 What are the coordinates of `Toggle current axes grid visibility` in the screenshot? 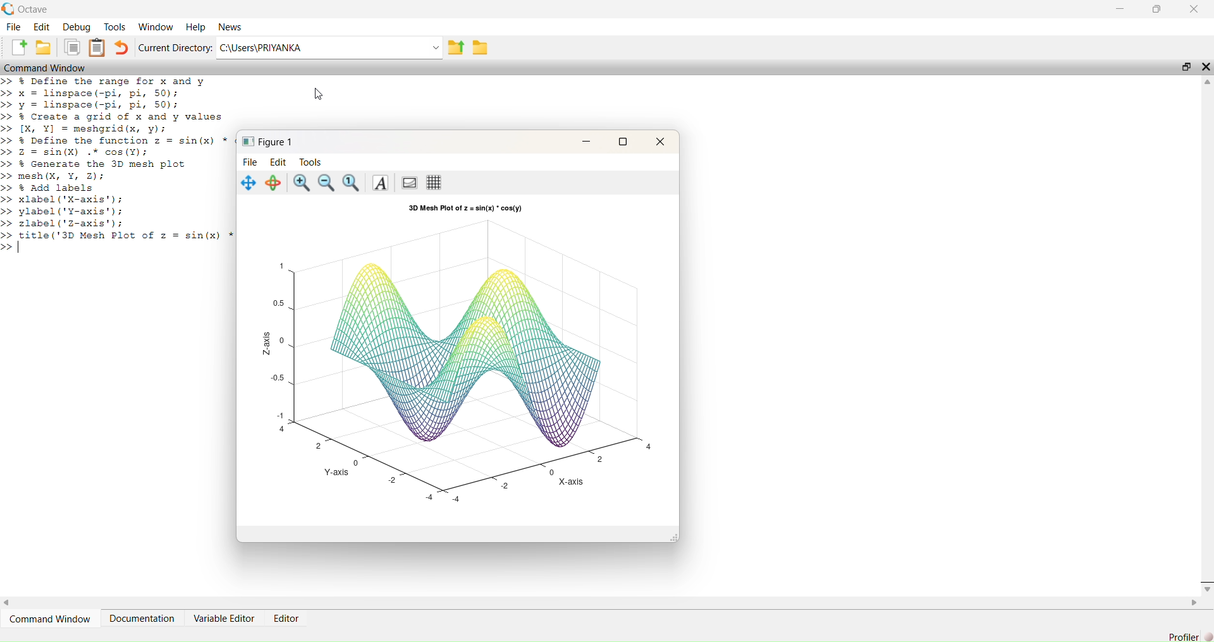 It's located at (437, 182).